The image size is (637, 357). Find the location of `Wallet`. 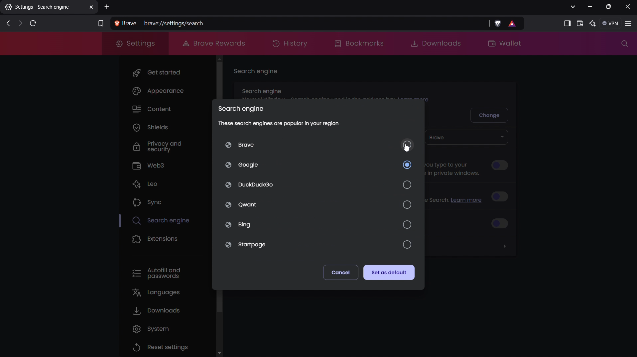

Wallet is located at coordinates (509, 44).